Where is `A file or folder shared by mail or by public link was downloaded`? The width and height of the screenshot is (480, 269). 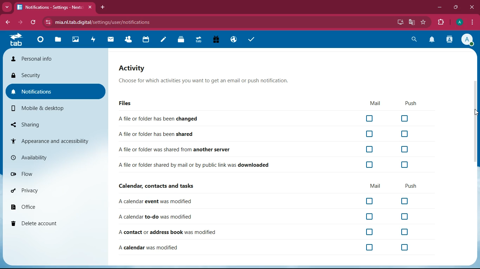 A file or folder shared by mail or by public link was downloaded is located at coordinates (265, 164).